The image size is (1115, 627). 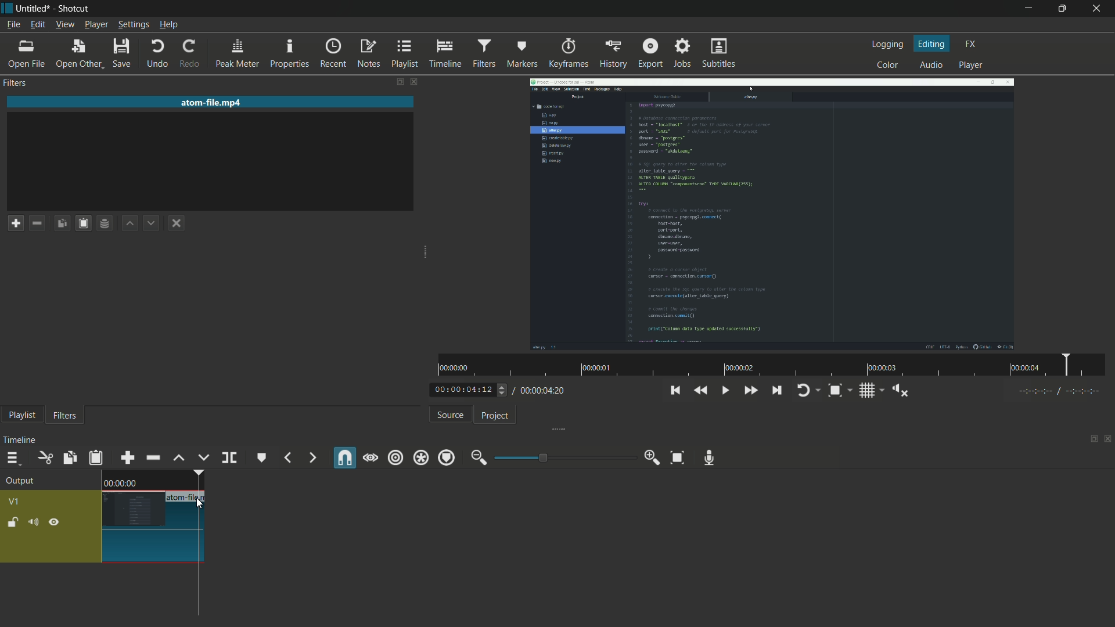 I want to click on snap, so click(x=344, y=457).